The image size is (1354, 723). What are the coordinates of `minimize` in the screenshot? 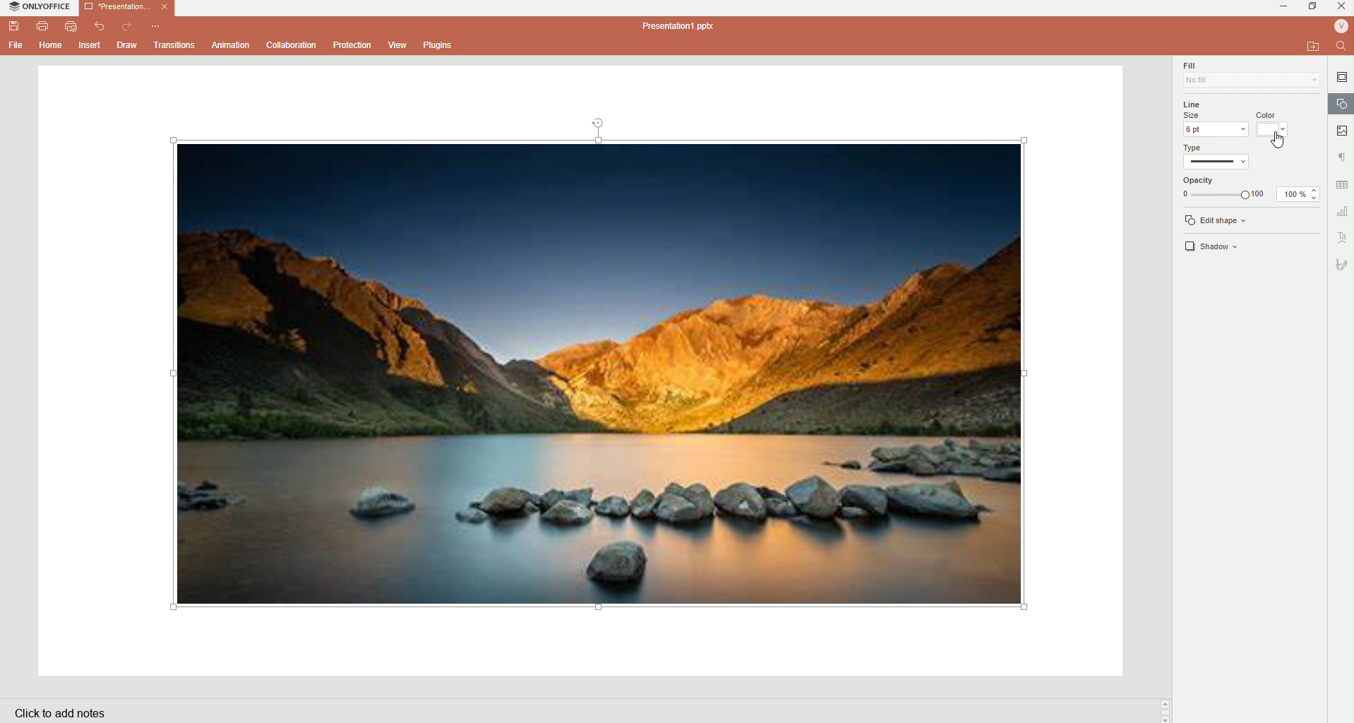 It's located at (1286, 6).